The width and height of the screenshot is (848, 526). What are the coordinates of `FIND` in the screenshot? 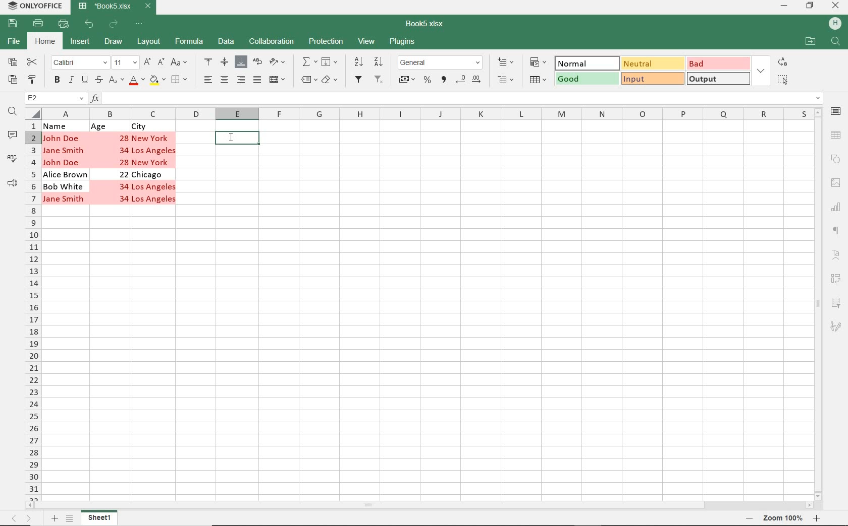 It's located at (15, 112).